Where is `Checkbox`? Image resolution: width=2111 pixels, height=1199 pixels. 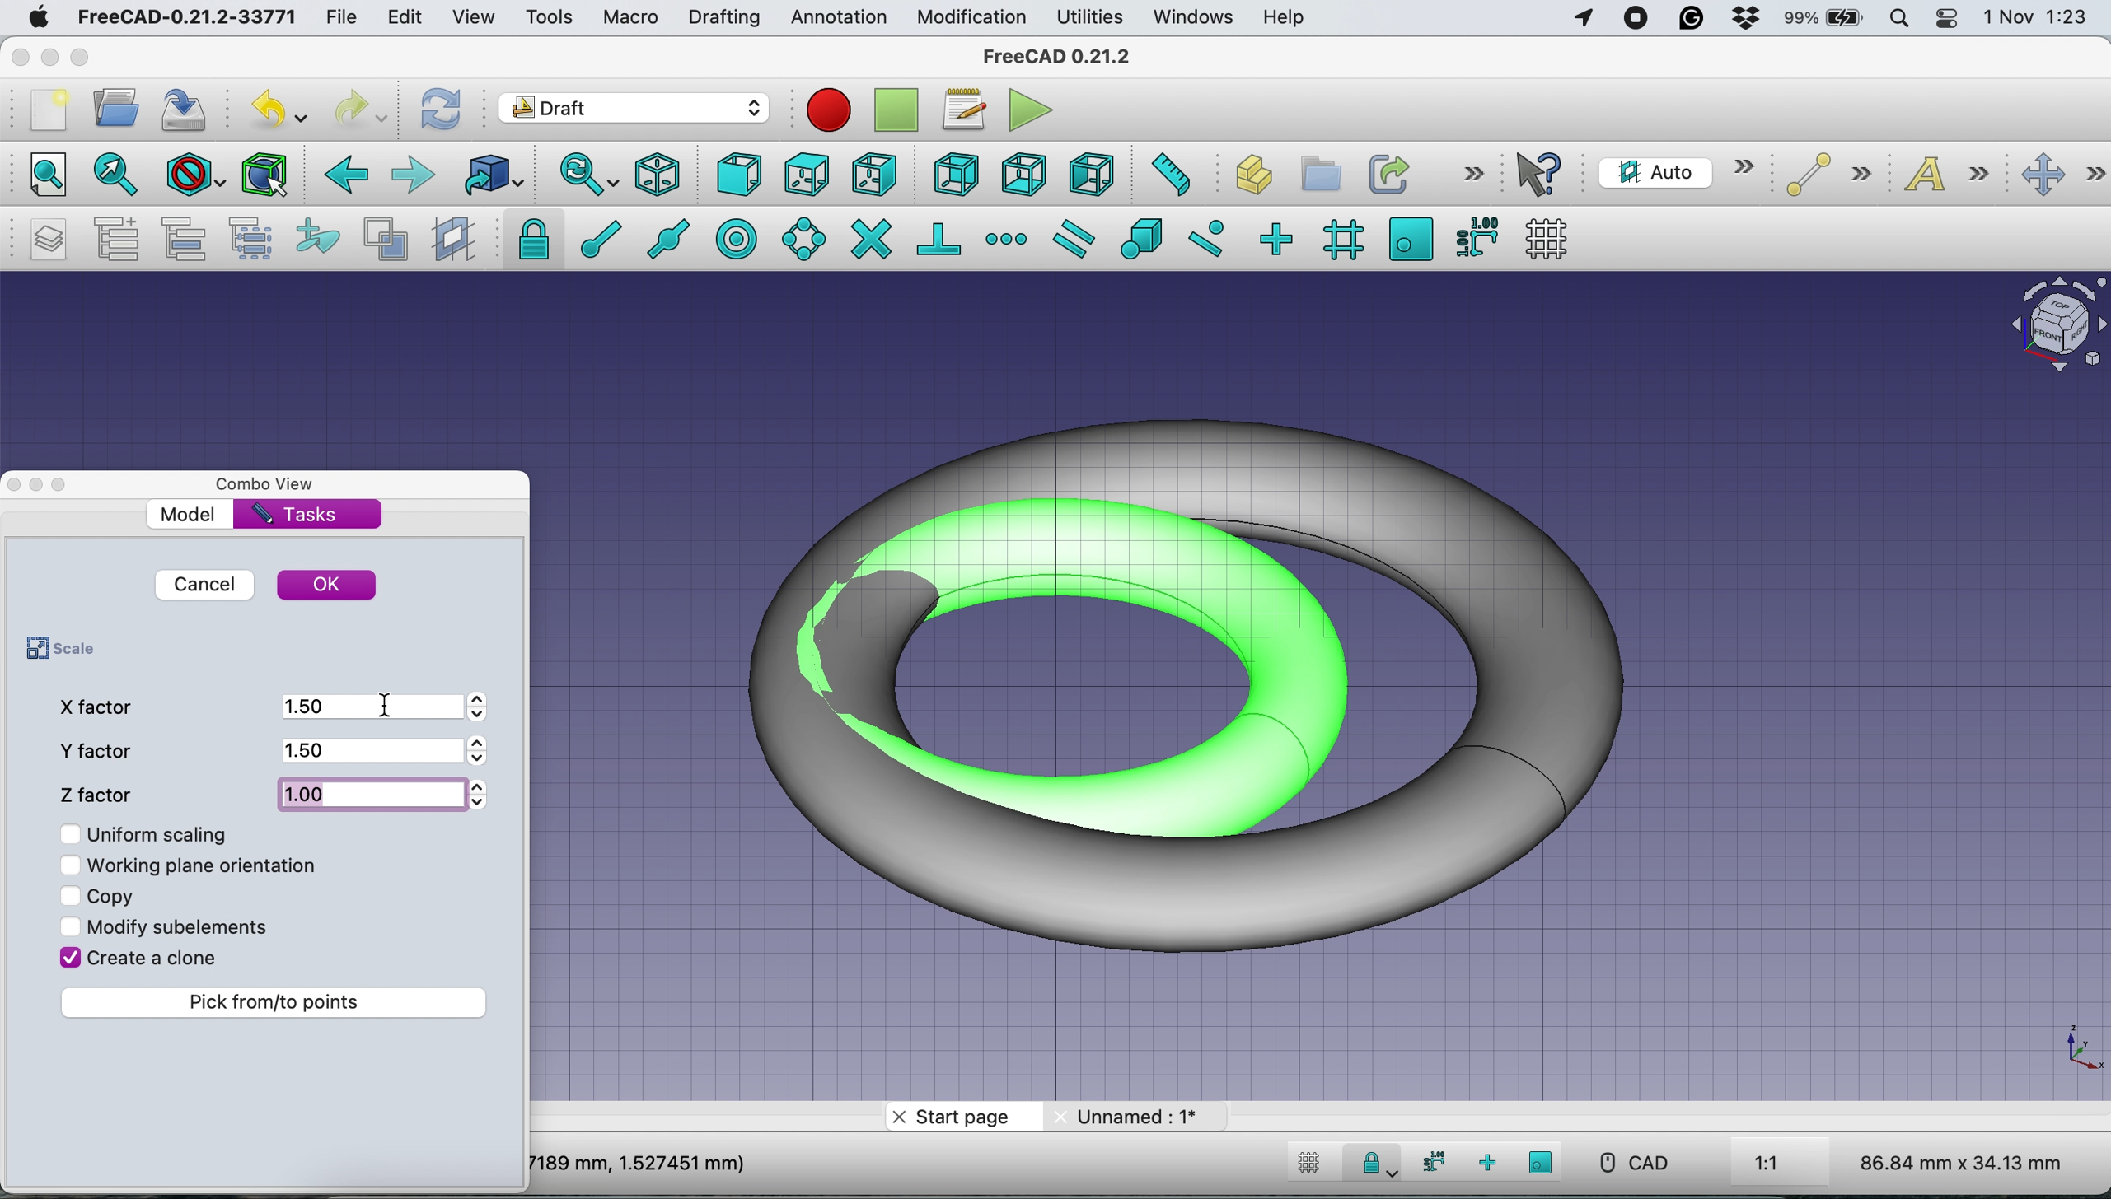
Checkbox is located at coordinates (71, 895).